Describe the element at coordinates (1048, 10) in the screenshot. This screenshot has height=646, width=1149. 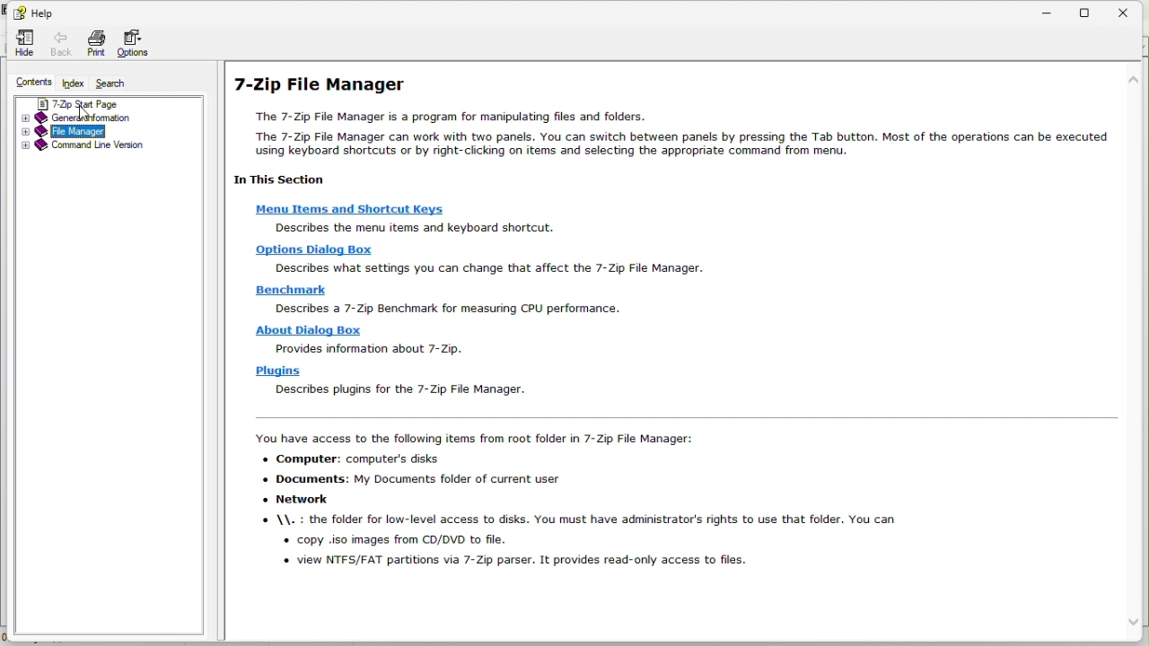
I see `minimize` at that location.